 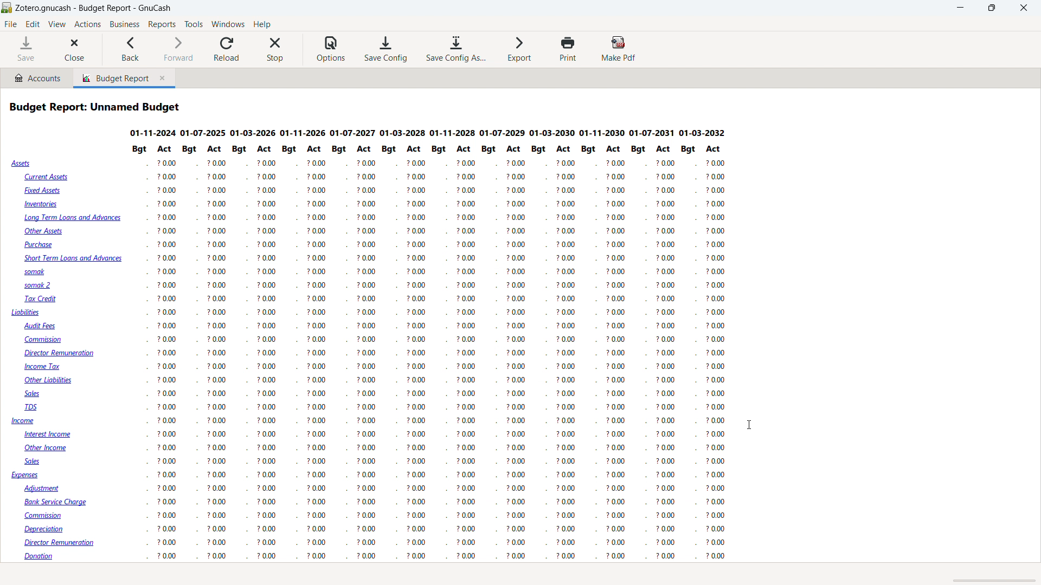 What do you see at coordinates (42, 299) in the screenshot?
I see `Tax Credit` at bounding box center [42, 299].